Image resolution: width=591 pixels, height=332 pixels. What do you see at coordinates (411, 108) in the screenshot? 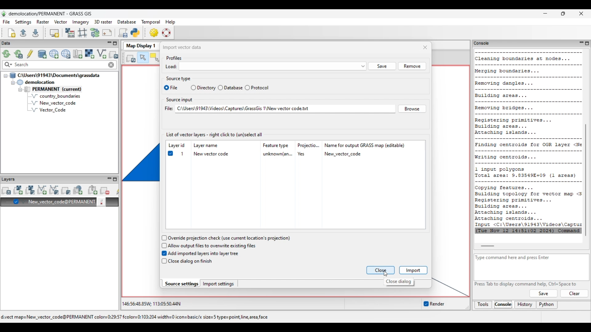
I see `Browse` at bounding box center [411, 108].